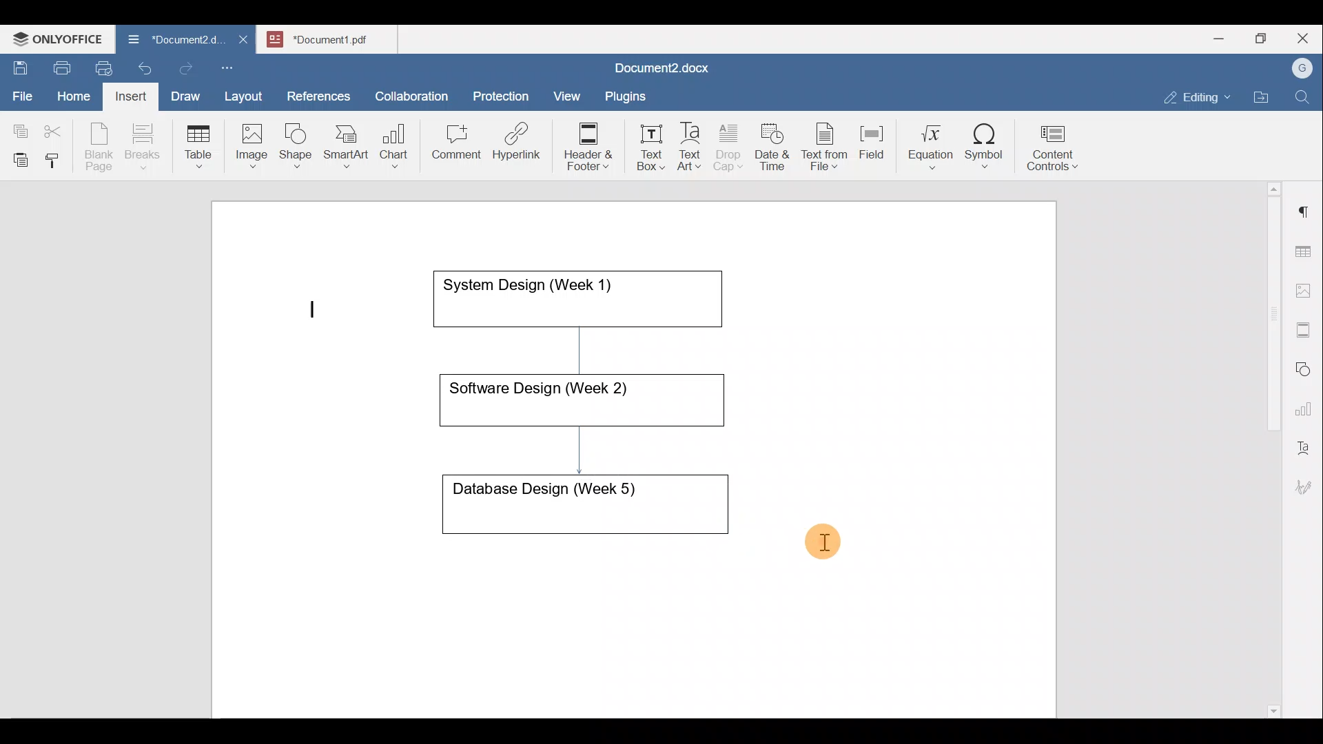 The image size is (1323, 744). I want to click on Close, so click(1305, 39).